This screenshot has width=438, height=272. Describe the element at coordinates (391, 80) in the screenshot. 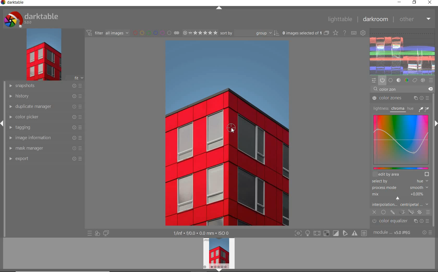

I see `base` at that location.